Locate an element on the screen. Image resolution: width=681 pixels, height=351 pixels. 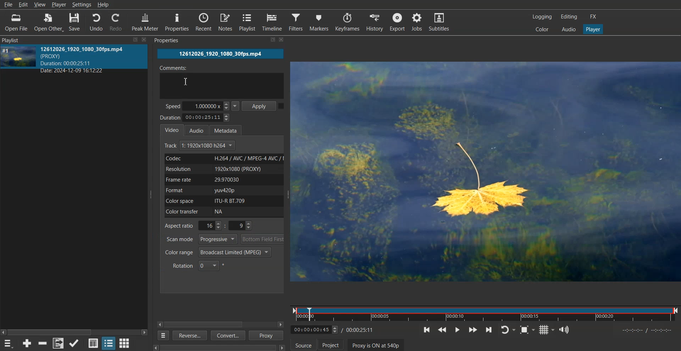
Frame rate is located at coordinates (223, 179).